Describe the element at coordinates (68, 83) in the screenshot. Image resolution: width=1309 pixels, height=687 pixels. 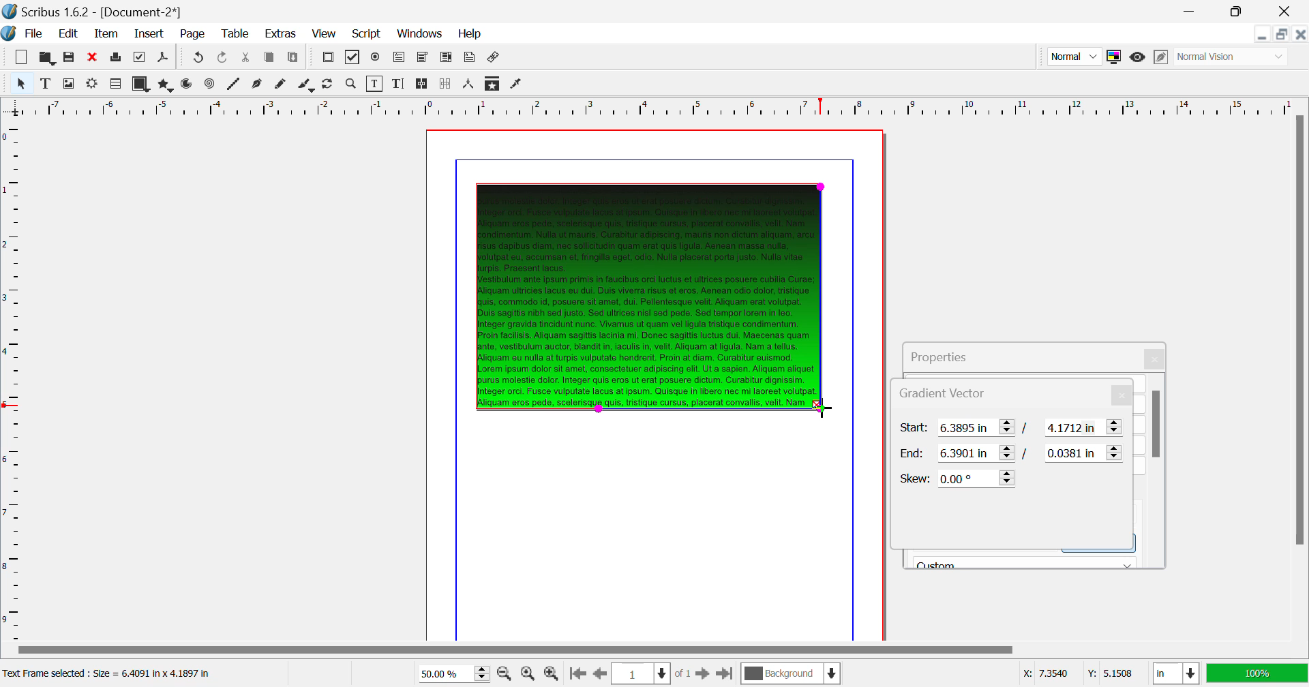
I see `Image Frame` at that location.